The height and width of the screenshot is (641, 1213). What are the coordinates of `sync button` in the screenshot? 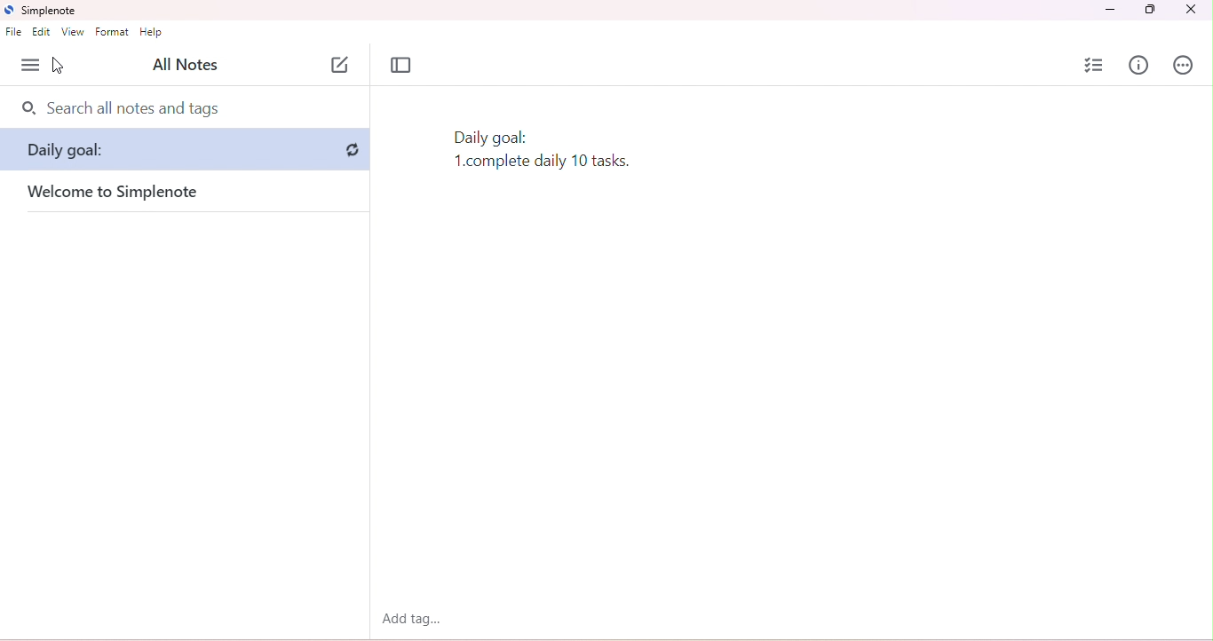 It's located at (352, 151).